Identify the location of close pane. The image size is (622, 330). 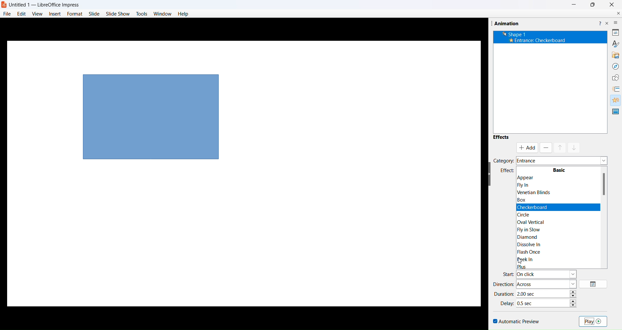
(607, 23).